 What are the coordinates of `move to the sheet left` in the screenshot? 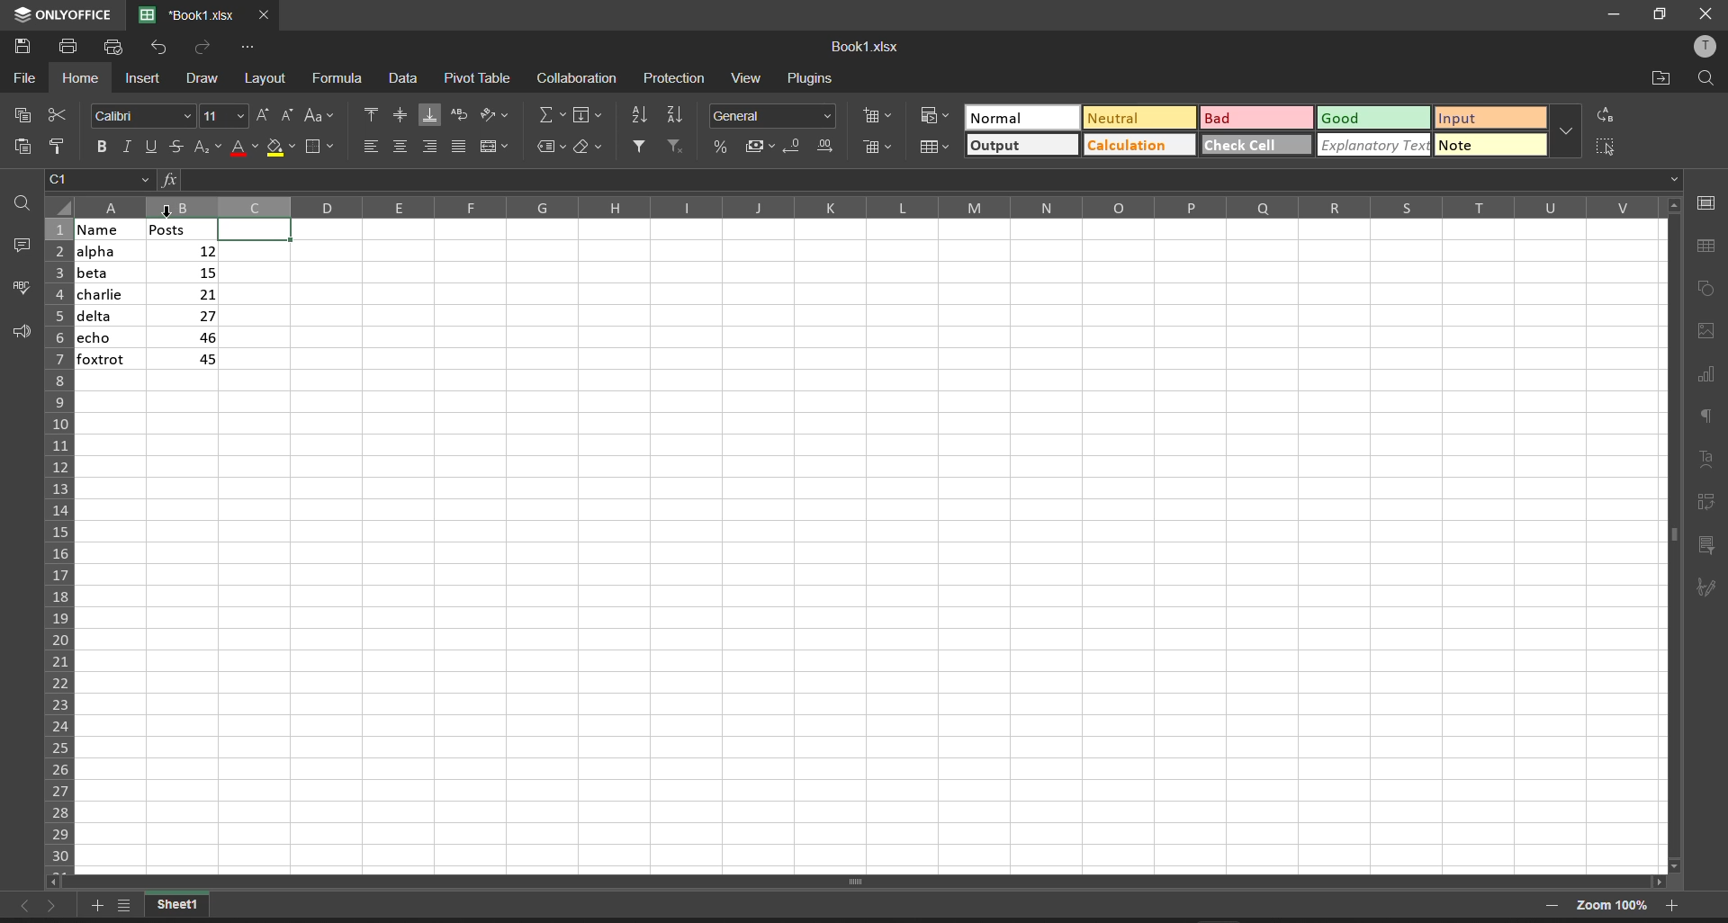 It's located at (16, 904).